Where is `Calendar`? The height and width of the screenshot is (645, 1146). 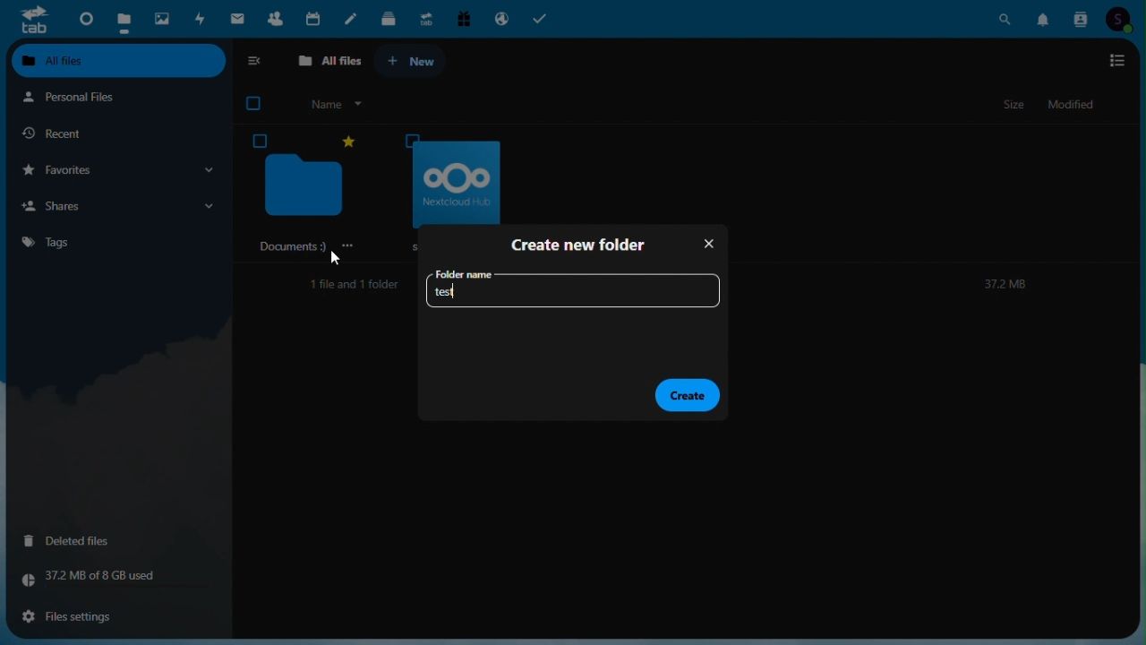
Calendar is located at coordinates (315, 17).